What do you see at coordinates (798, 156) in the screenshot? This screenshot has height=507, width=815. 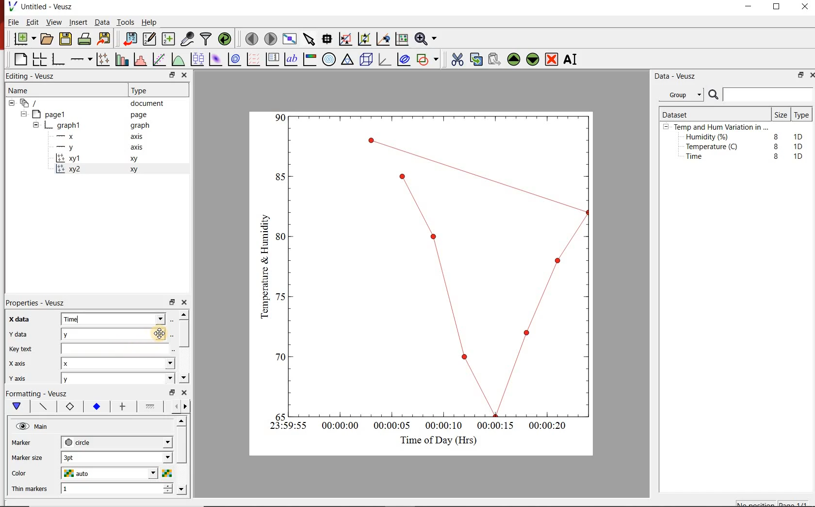 I see `1D` at bounding box center [798, 156].